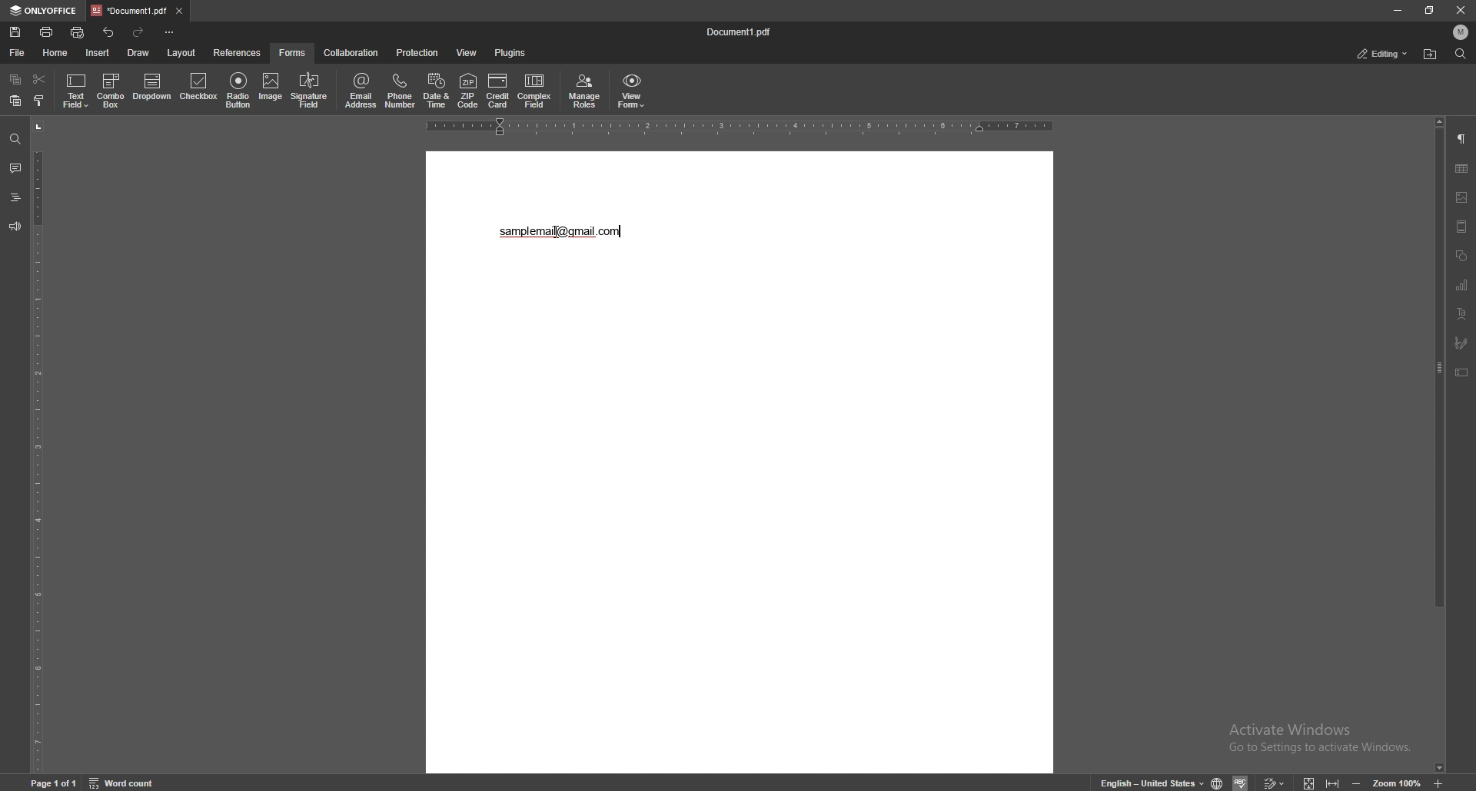  Describe the element at coordinates (1459, 10) in the screenshot. I see `close` at that location.